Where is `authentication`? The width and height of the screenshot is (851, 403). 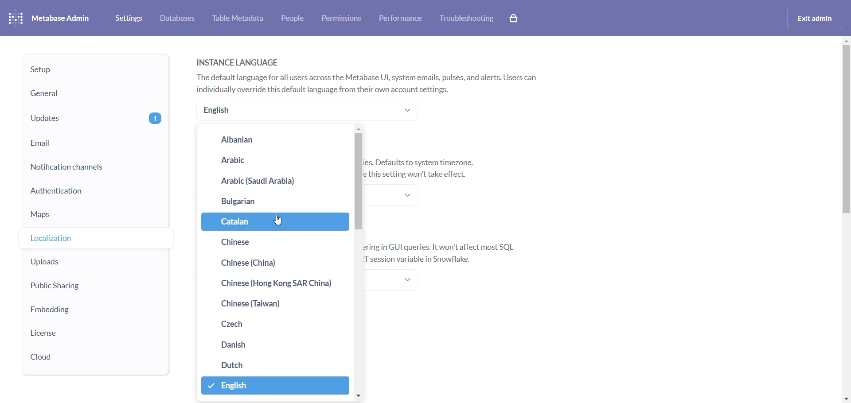 authentication is located at coordinates (92, 192).